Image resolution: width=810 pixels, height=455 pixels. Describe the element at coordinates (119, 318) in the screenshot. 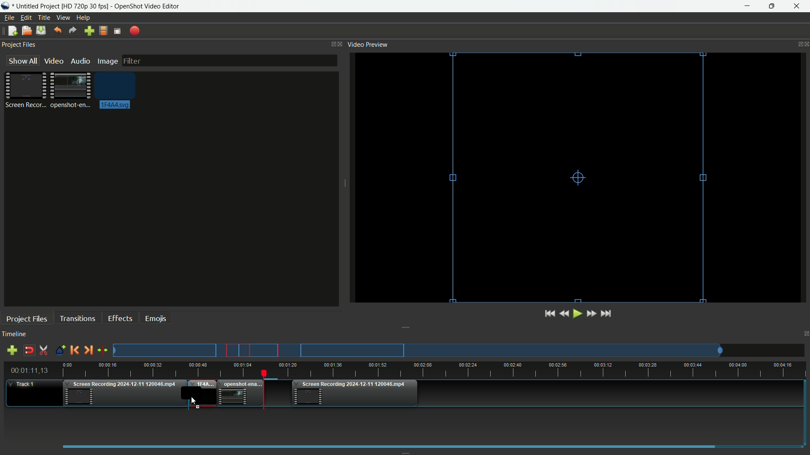

I see `Effects` at that location.